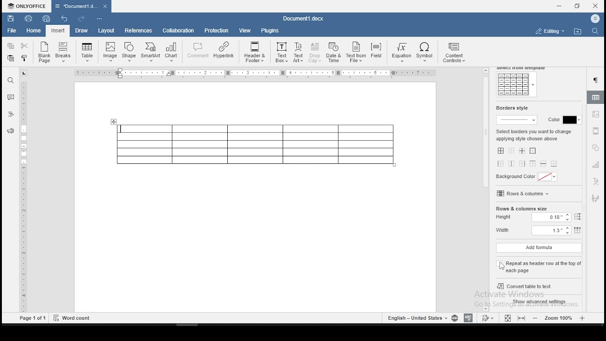 This screenshot has width=606, height=341. I want to click on SmartArt, so click(150, 52).